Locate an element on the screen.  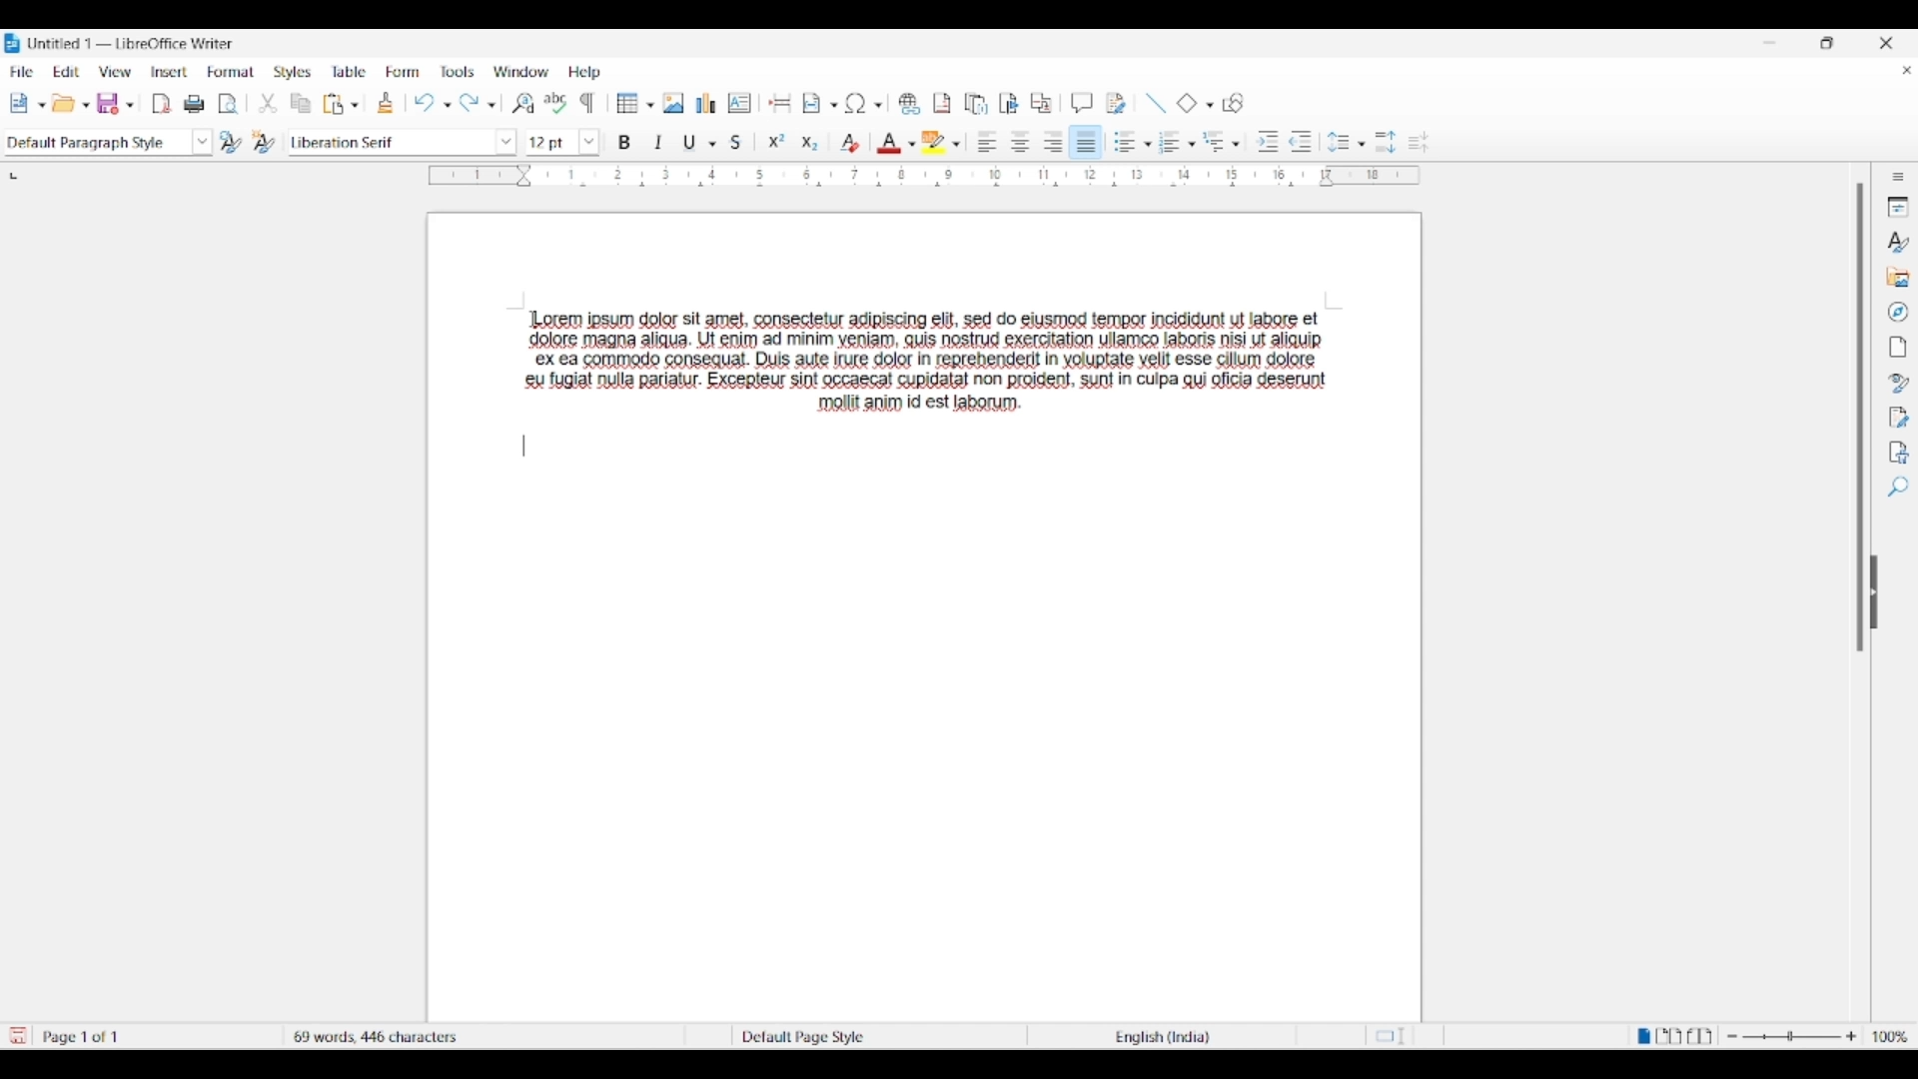
Insert field options is located at coordinates (835, 106).